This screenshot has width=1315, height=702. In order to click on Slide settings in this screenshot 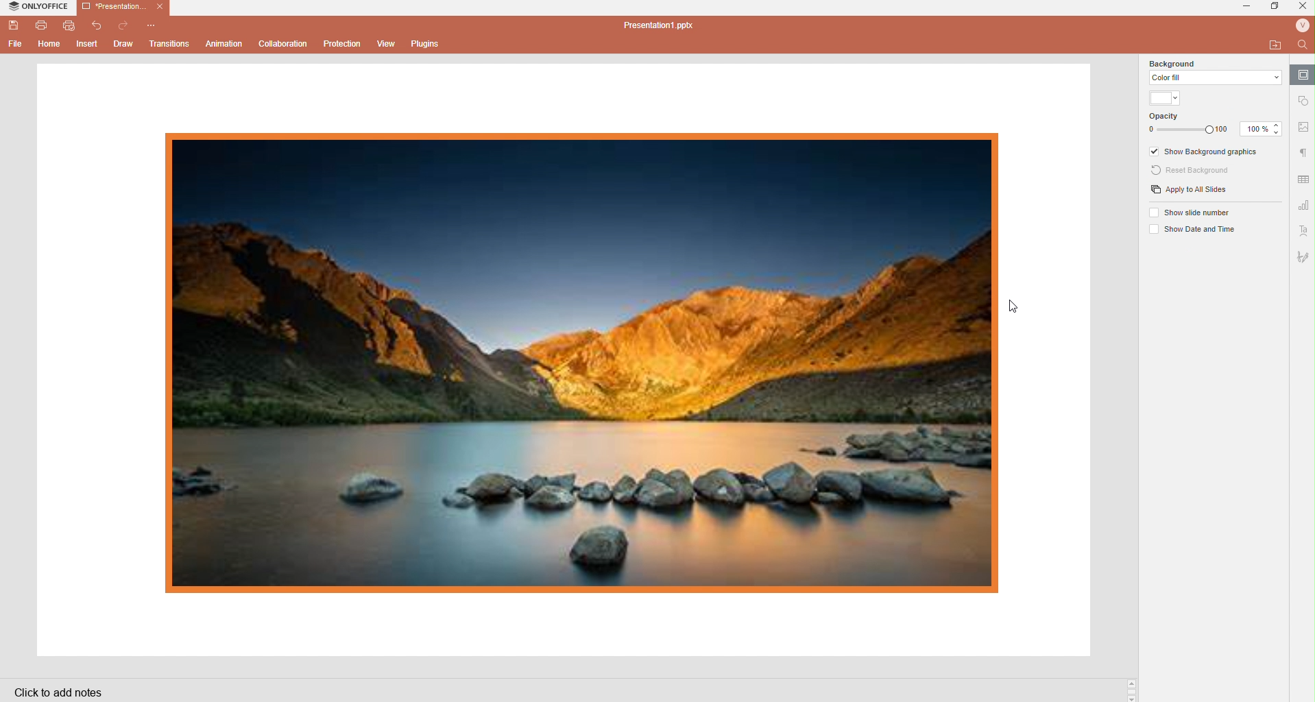, I will do `click(1304, 75)`.